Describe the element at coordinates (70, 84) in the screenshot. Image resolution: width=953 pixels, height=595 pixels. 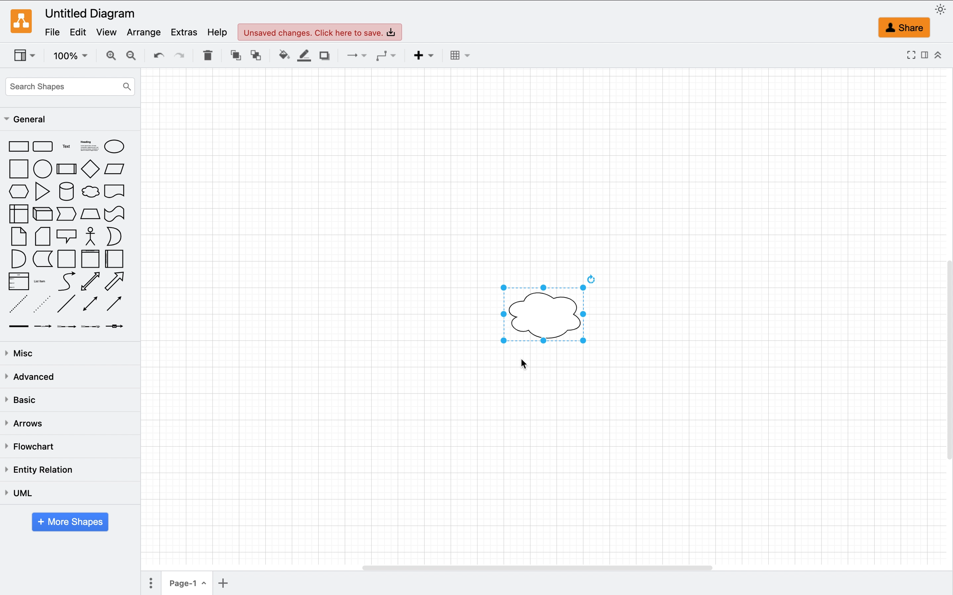
I see `search shapes` at that location.